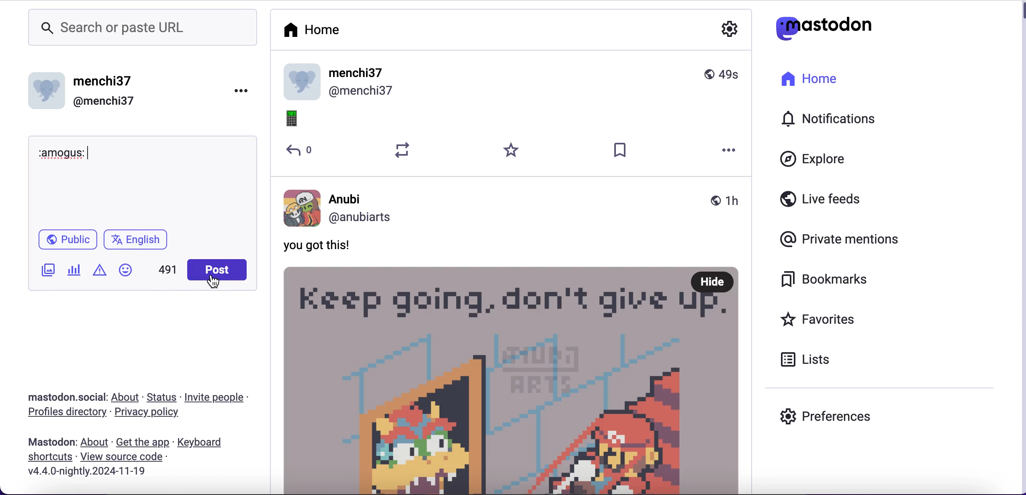  I want to click on emoji, so click(298, 120).